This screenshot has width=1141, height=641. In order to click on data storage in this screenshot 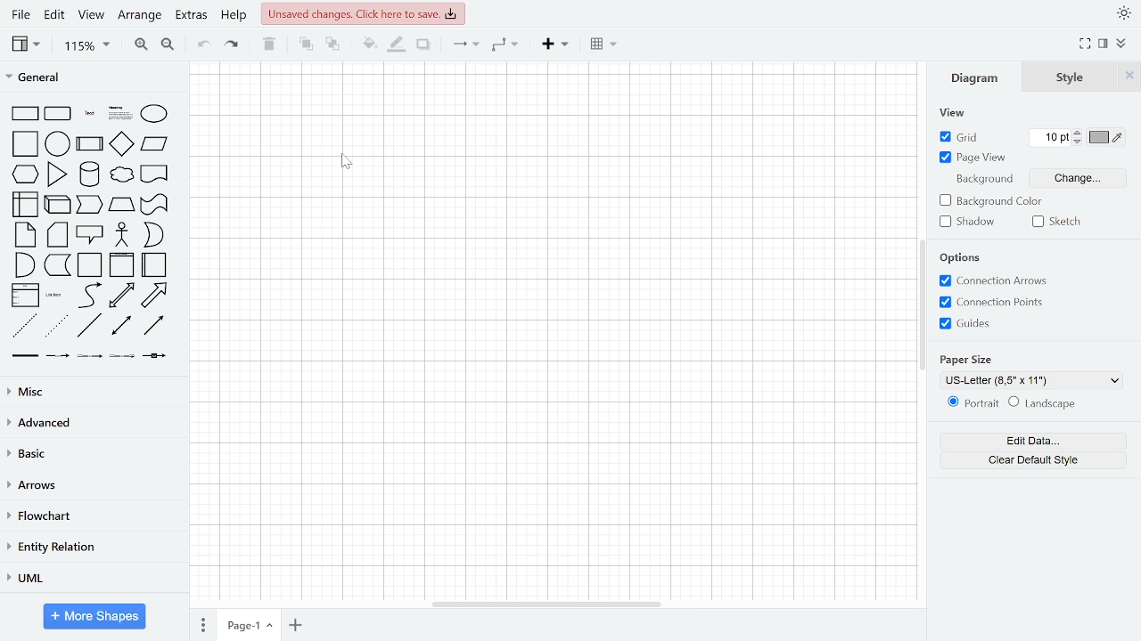, I will do `click(57, 265)`.